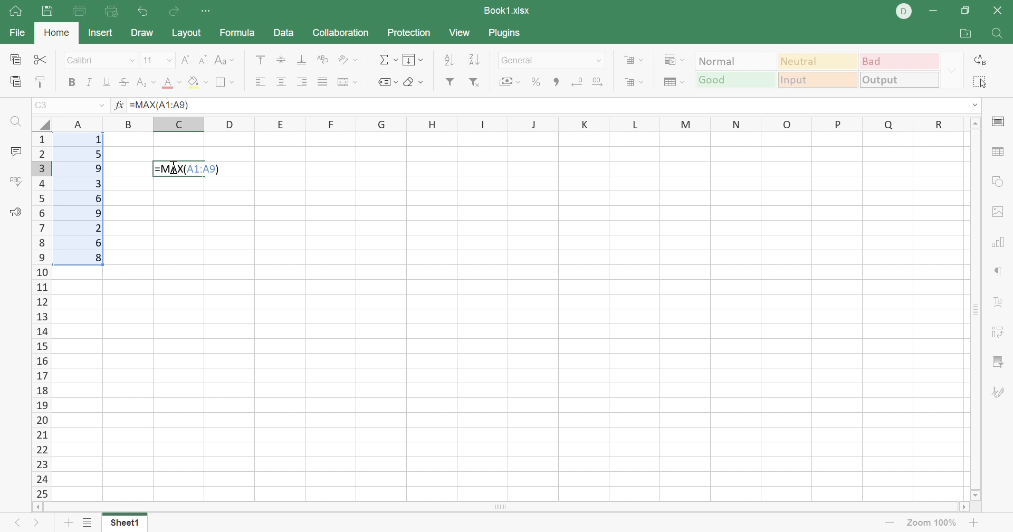 This screenshot has height=532, width=1013. I want to click on Bad, so click(901, 62).